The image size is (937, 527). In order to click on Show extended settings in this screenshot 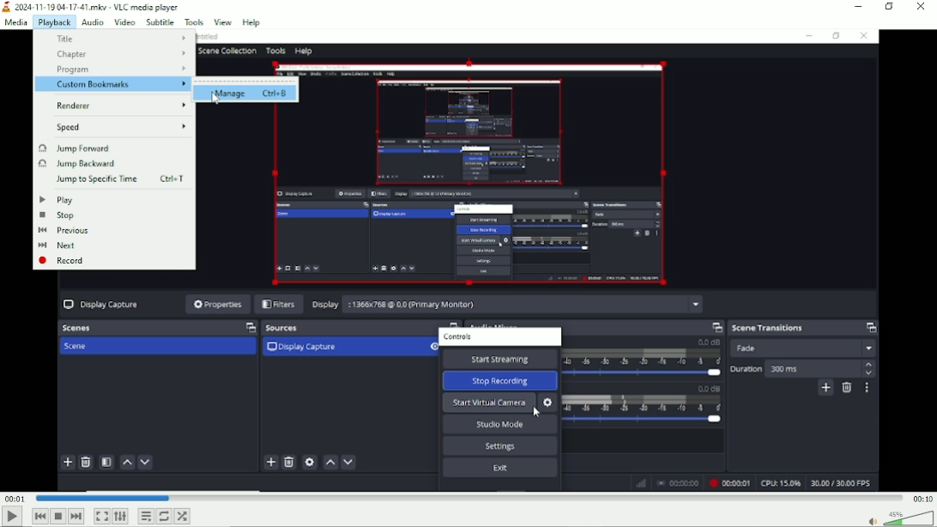, I will do `click(121, 517)`.